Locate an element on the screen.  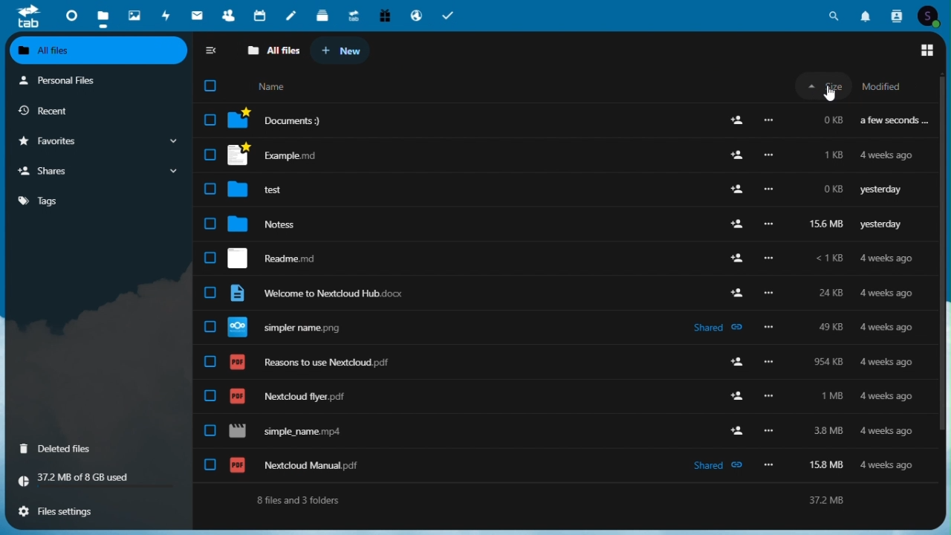
Activity is located at coordinates (167, 16).